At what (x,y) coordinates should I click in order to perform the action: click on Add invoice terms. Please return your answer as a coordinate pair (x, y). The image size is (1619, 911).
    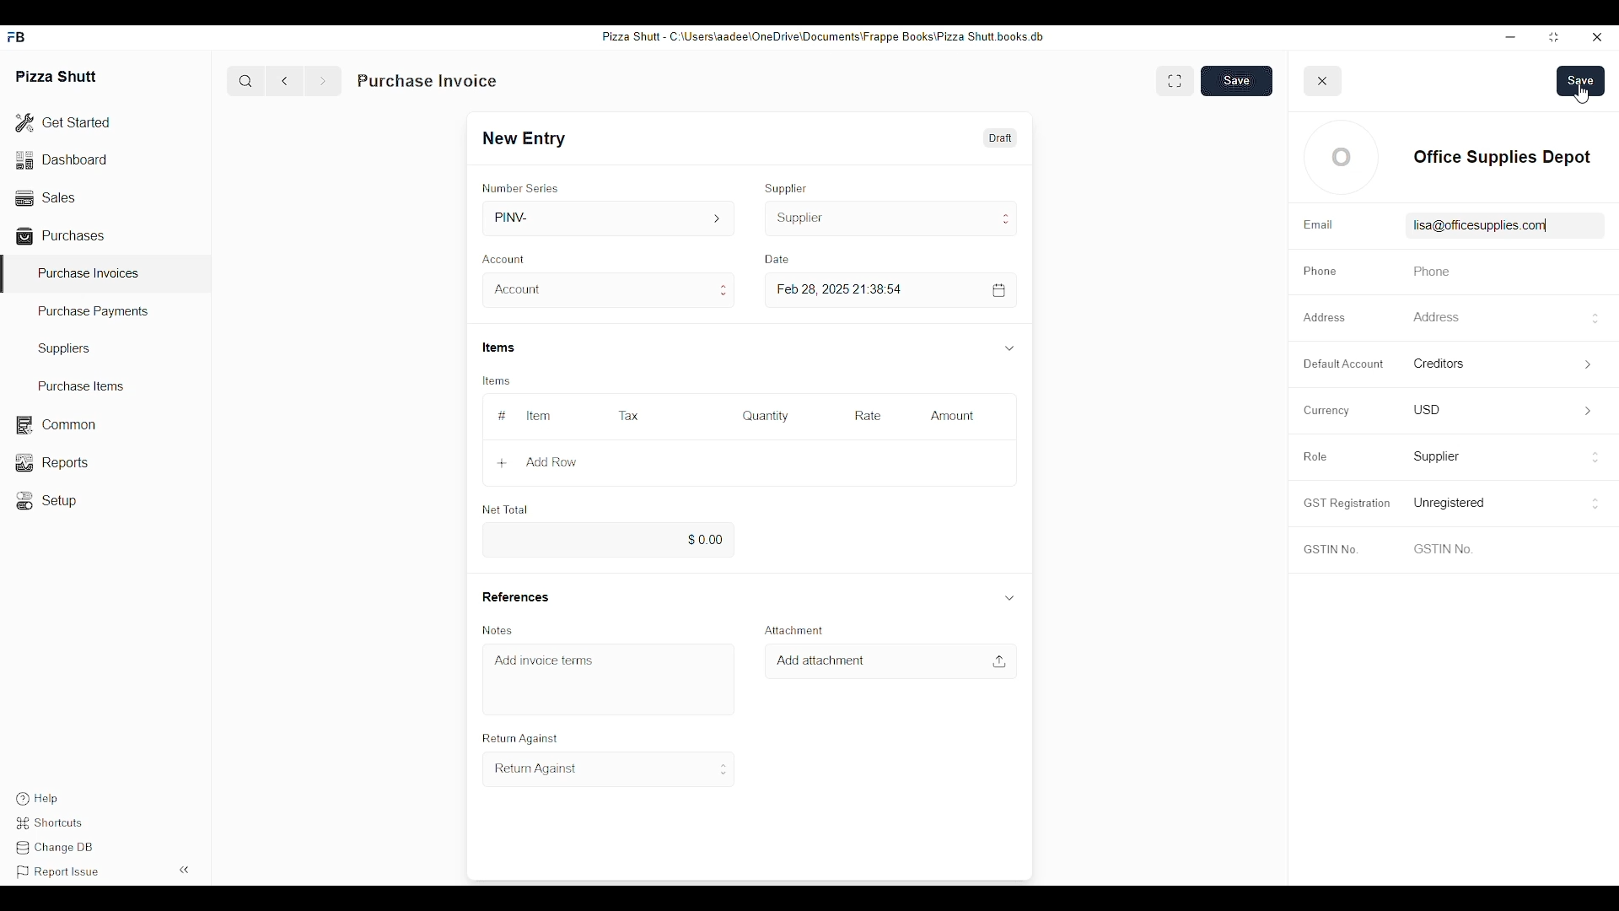
    Looking at the image, I should click on (545, 660).